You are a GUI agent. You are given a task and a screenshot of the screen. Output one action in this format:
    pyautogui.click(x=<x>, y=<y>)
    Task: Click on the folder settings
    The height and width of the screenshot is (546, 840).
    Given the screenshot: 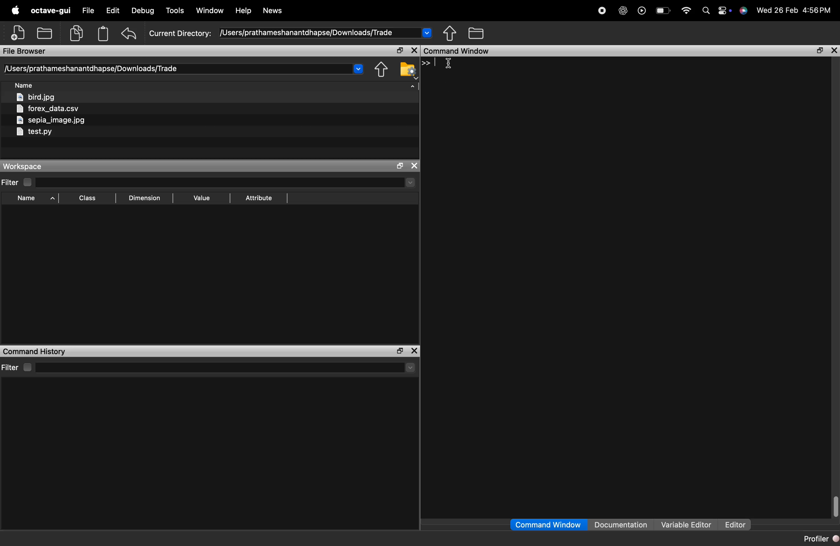 What is the action you would take?
    pyautogui.click(x=409, y=69)
    